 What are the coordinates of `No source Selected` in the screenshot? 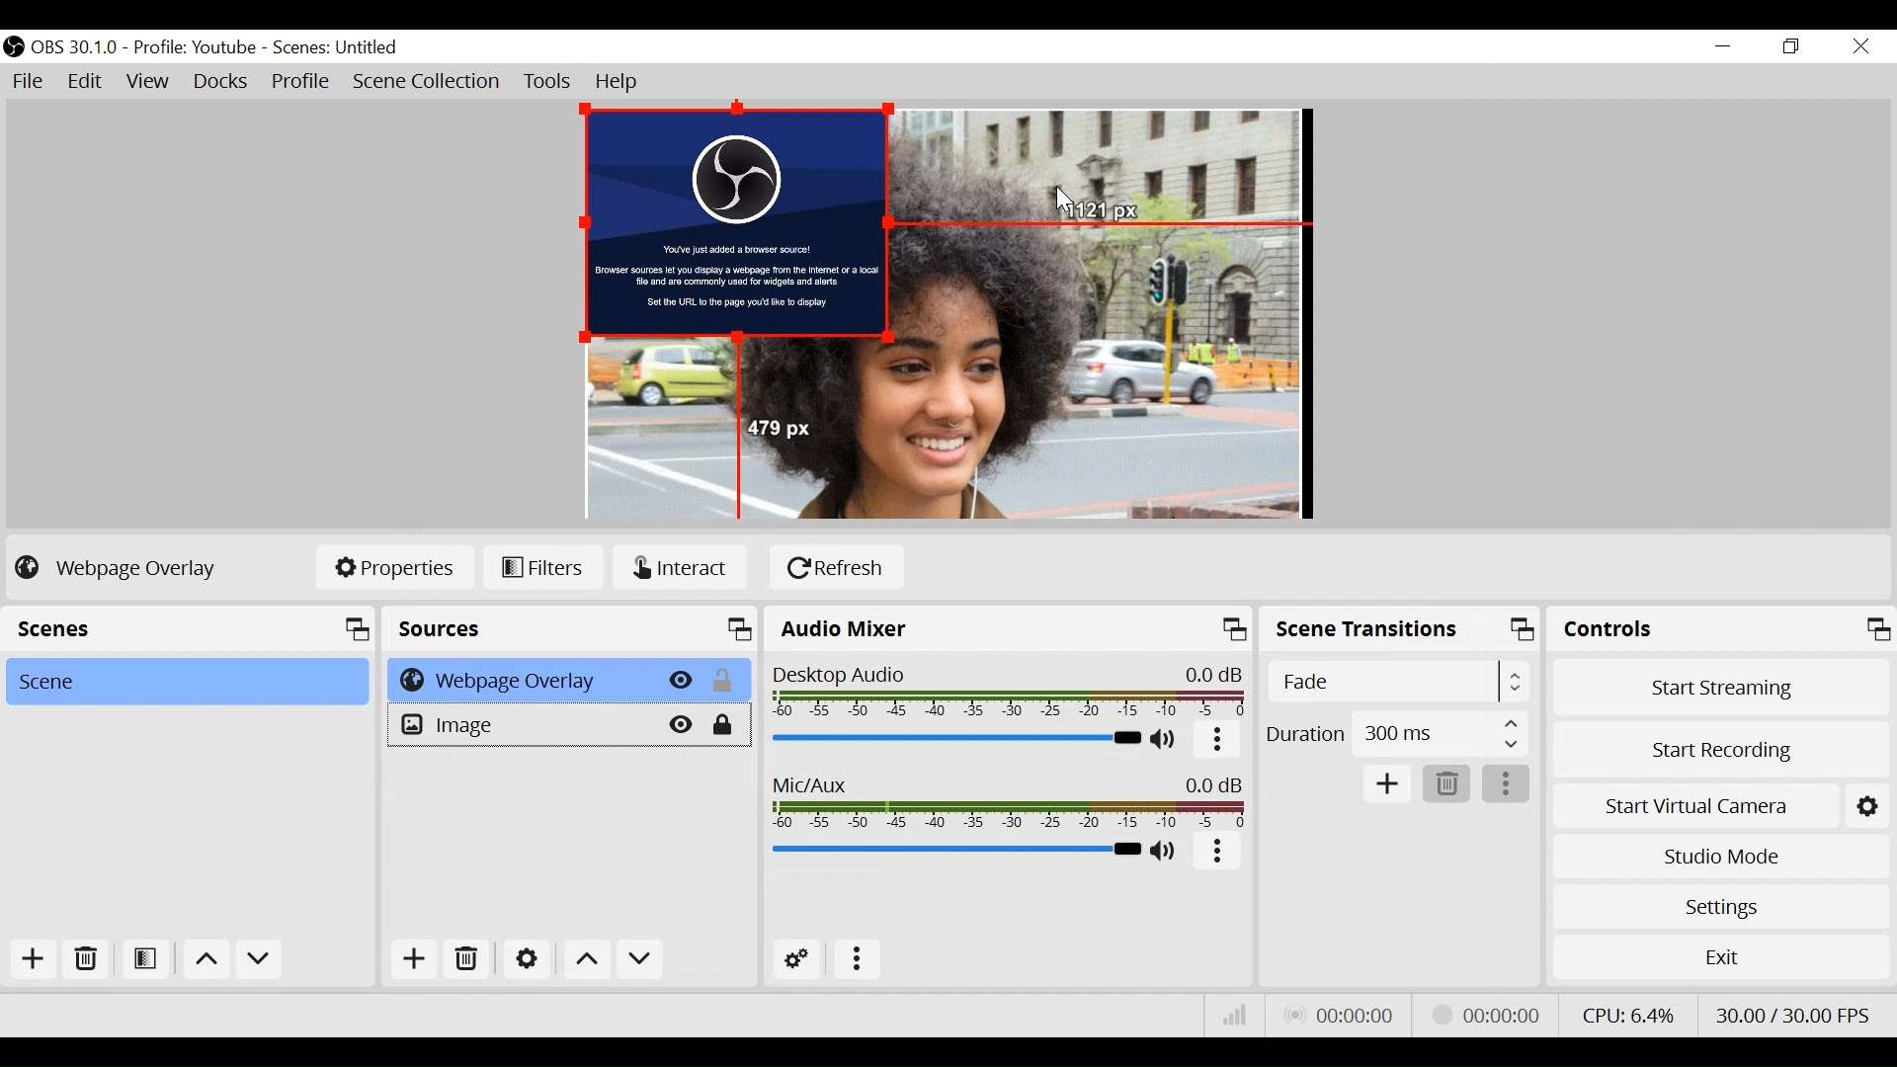 It's located at (104, 570).